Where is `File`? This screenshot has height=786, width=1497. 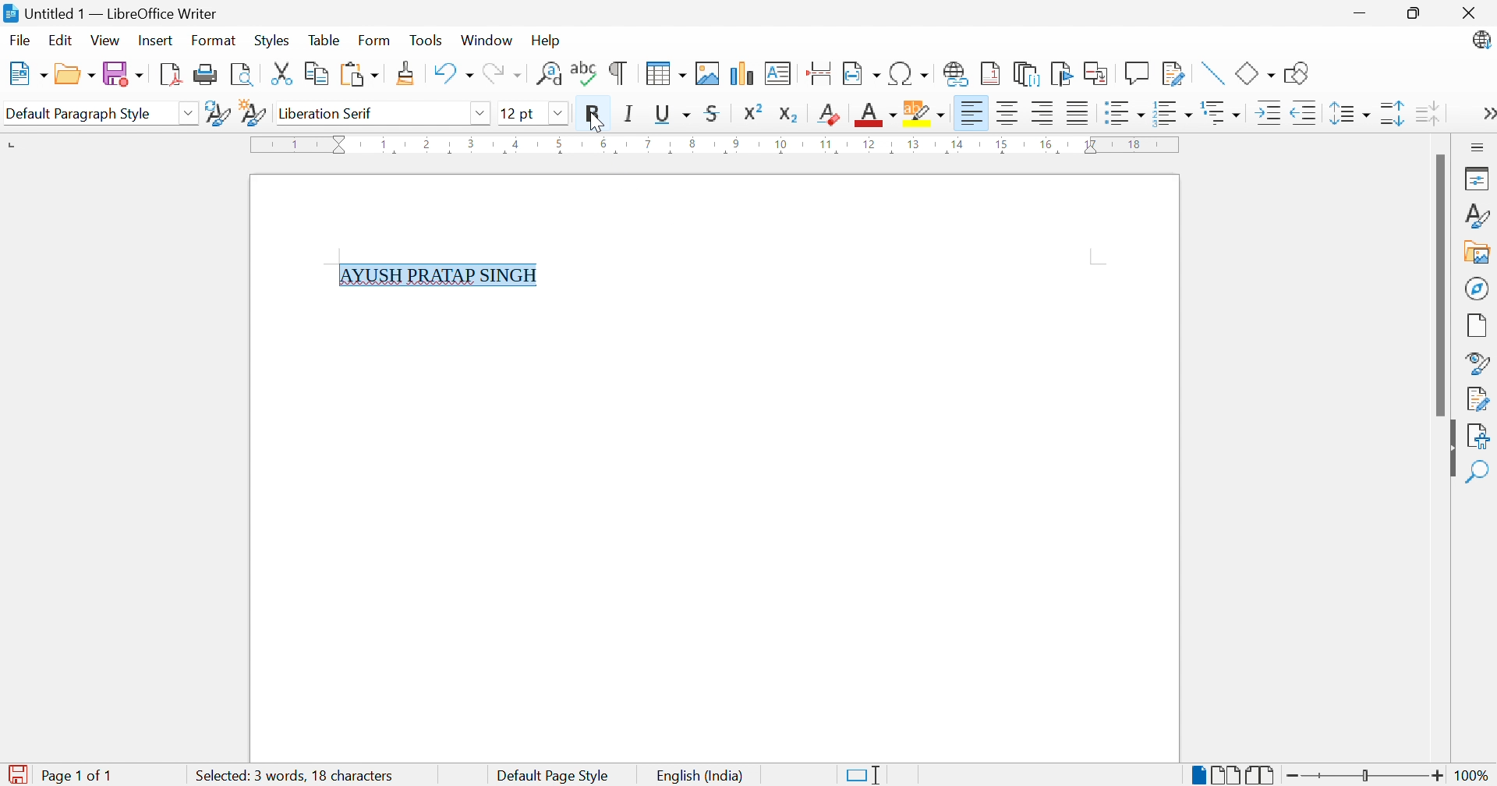 File is located at coordinates (18, 39).